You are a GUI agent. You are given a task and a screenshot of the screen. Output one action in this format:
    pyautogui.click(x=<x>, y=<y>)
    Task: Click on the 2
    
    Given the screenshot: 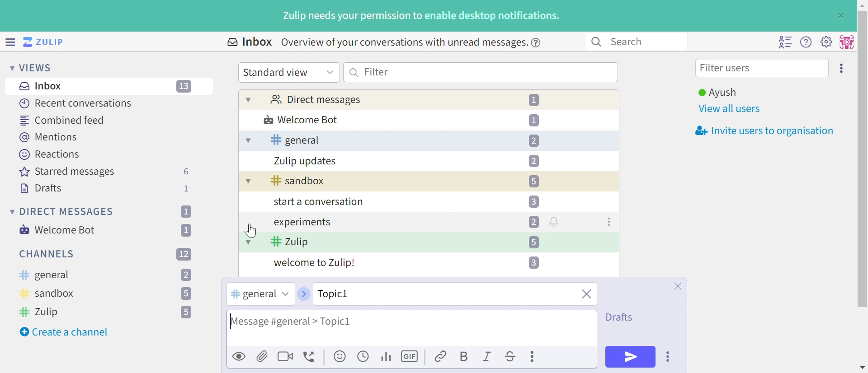 What is the action you would take?
    pyautogui.click(x=186, y=275)
    